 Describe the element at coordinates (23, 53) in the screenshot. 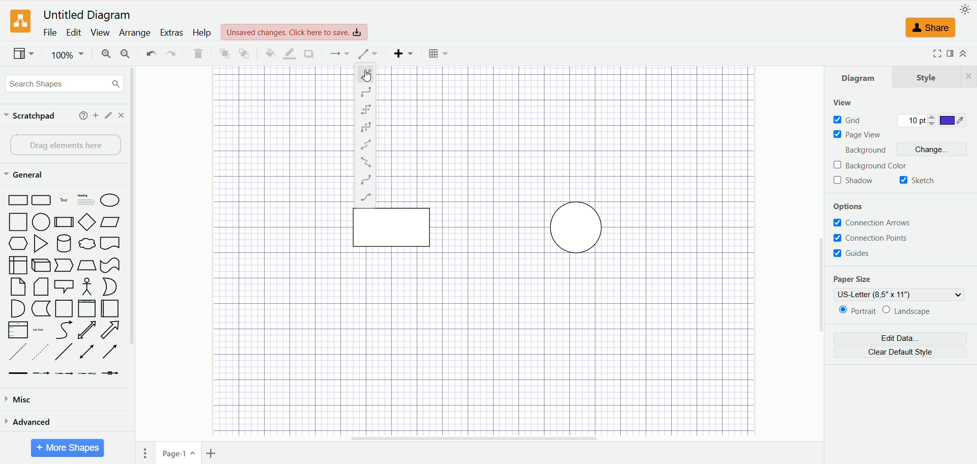

I see `view` at that location.